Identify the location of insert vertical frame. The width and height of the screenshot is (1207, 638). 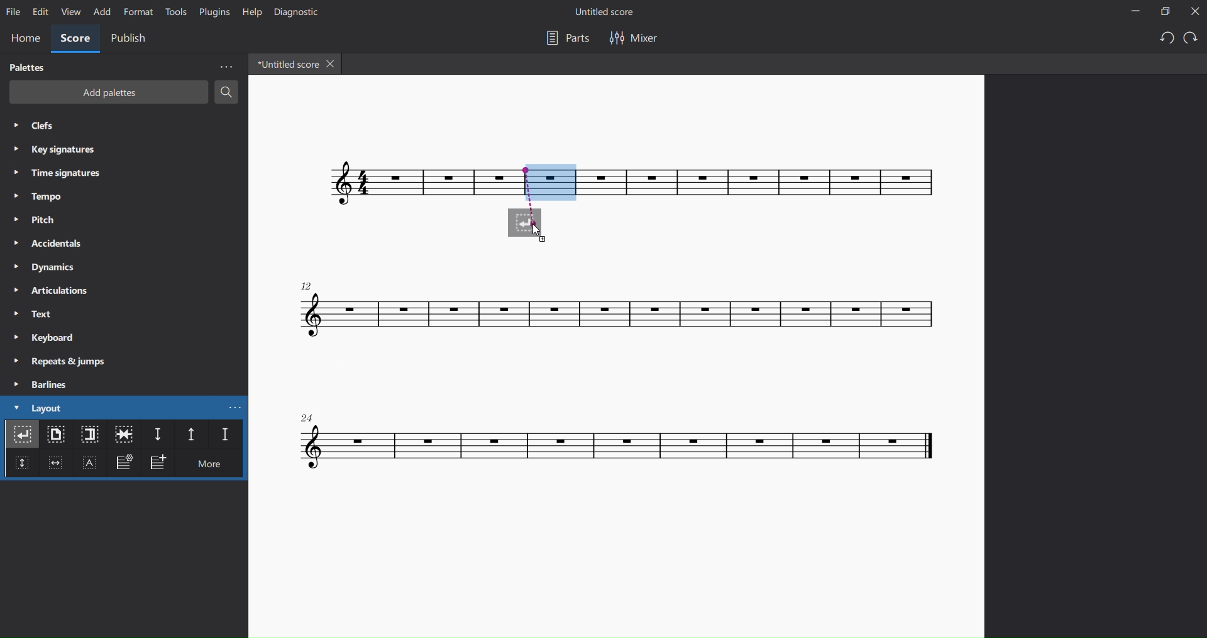
(20, 468).